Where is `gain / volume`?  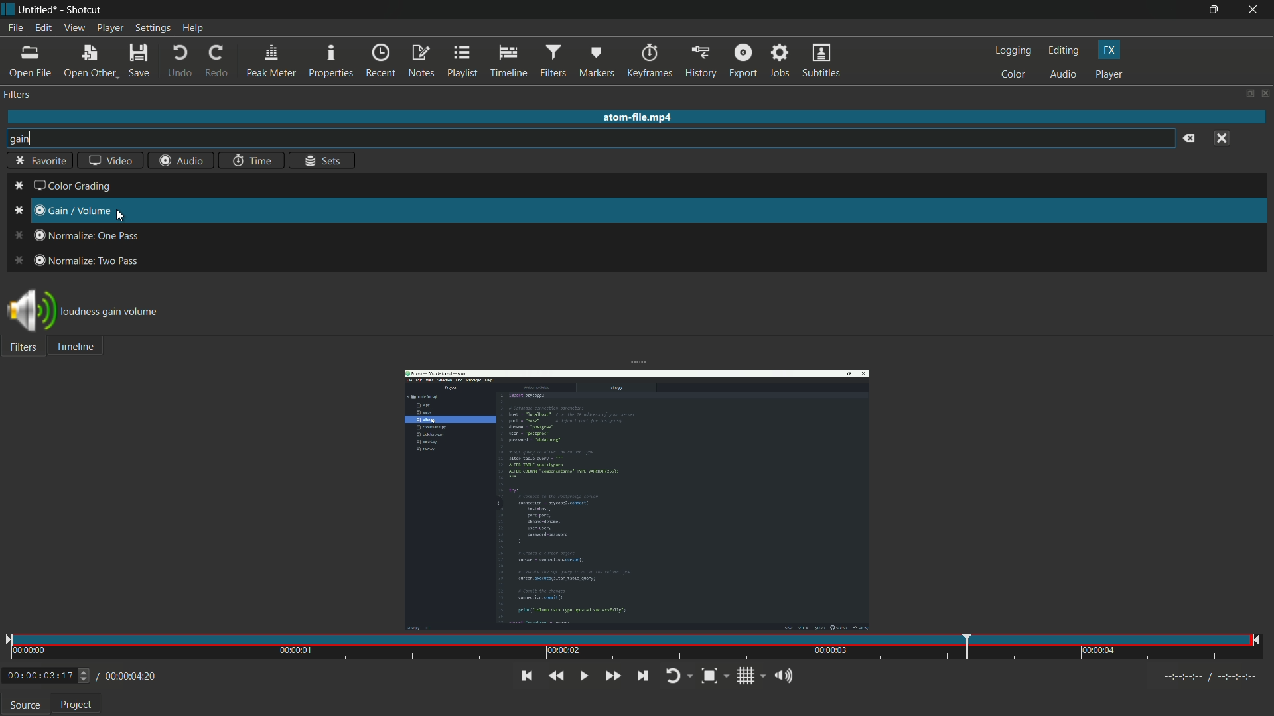 gain / volume is located at coordinates (62, 209).